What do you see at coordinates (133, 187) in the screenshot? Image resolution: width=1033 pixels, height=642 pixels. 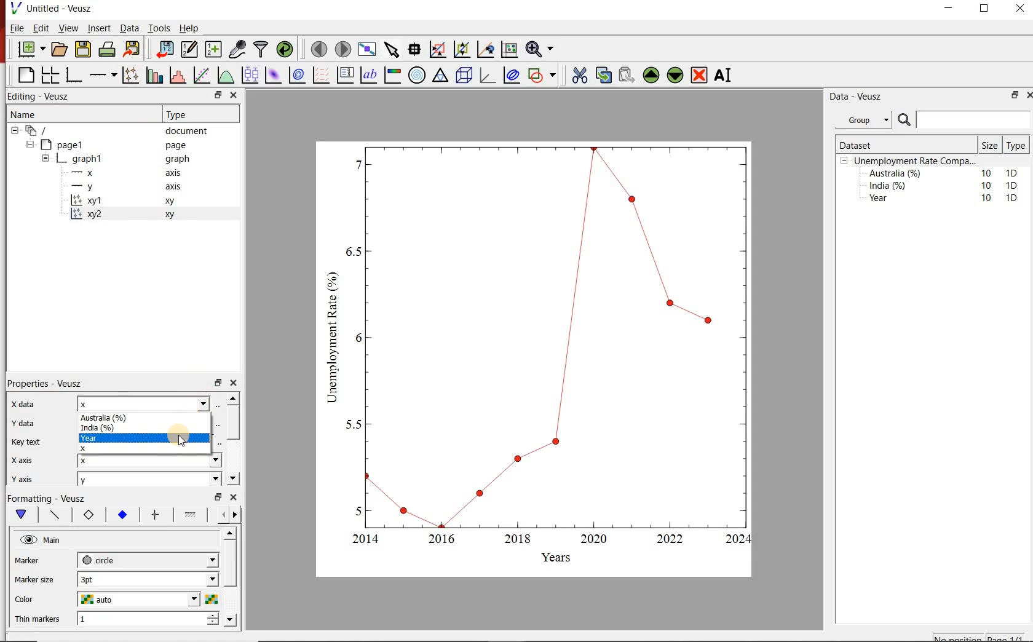 I see `y axis` at bounding box center [133, 187].